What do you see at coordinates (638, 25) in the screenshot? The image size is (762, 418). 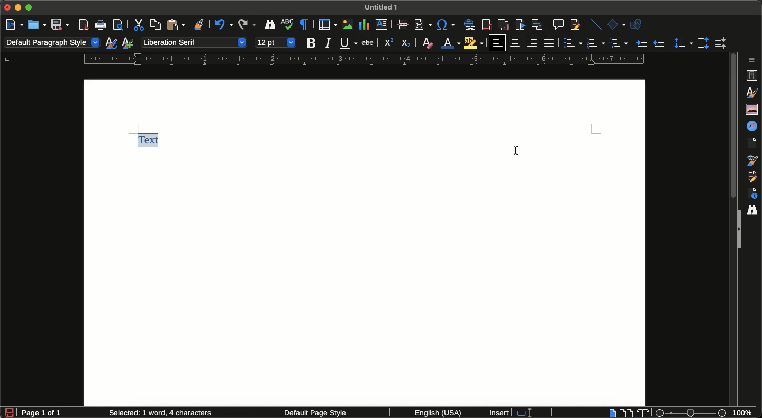 I see `Show draw functions` at bounding box center [638, 25].